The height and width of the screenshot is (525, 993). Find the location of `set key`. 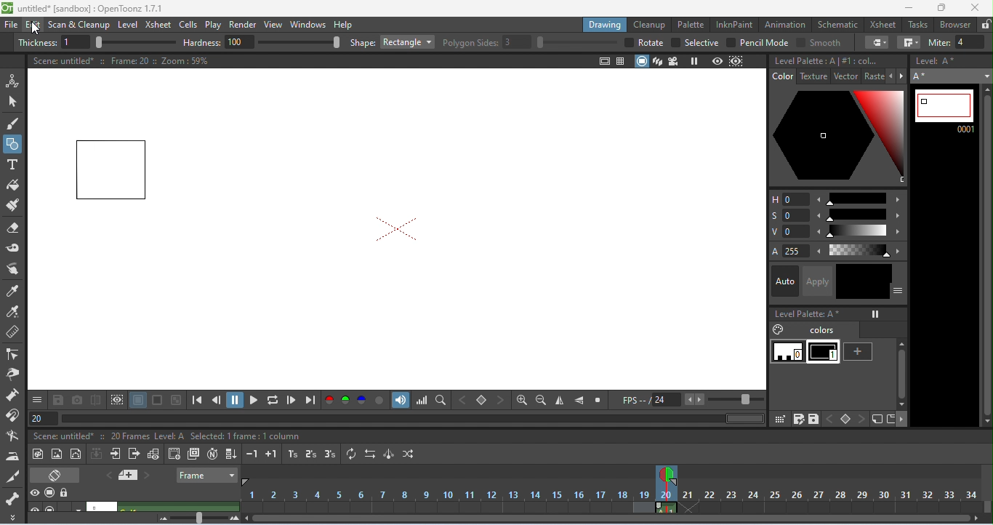

set key is located at coordinates (843, 418).